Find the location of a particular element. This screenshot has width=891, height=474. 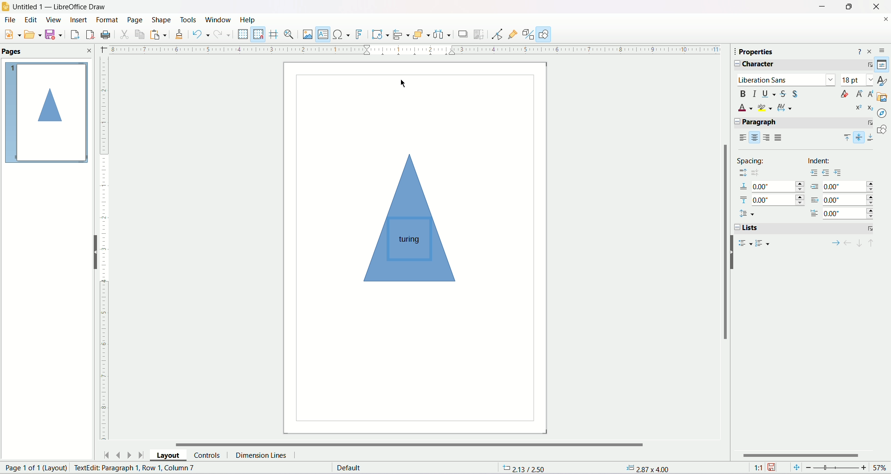

align top is located at coordinates (846, 138).